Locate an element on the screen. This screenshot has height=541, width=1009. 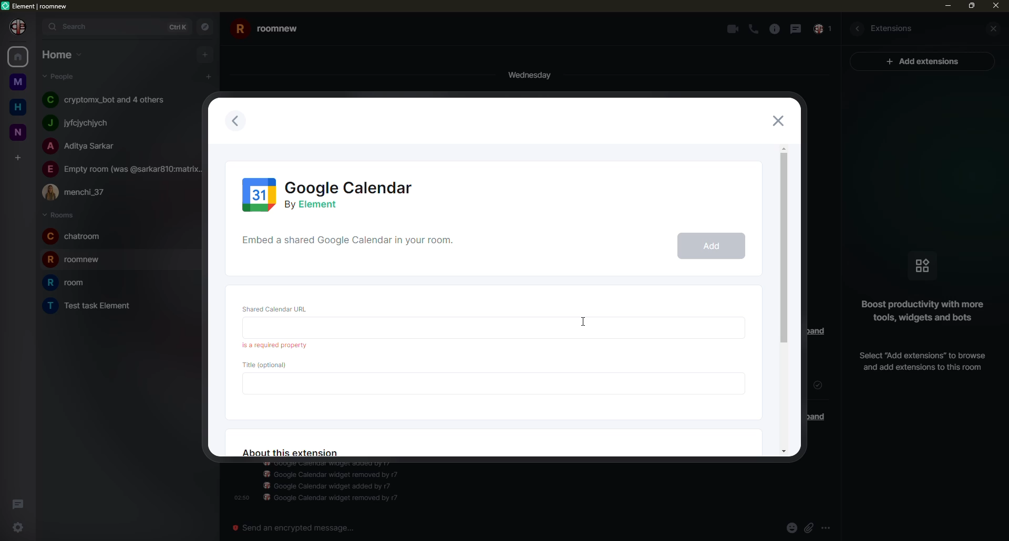
icon is located at coordinates (920, 265).